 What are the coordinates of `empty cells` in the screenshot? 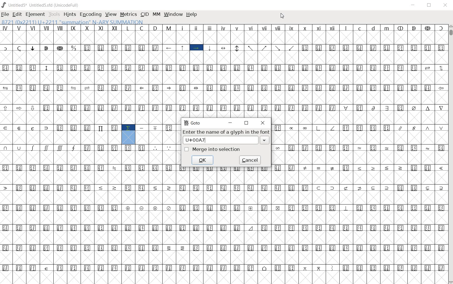 It's located at (359, 118).